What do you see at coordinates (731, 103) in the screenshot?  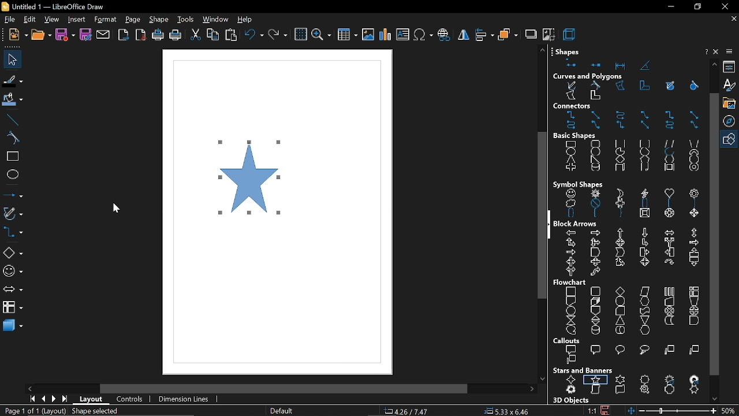 I see `gallery` at bounding box center [731, 103].